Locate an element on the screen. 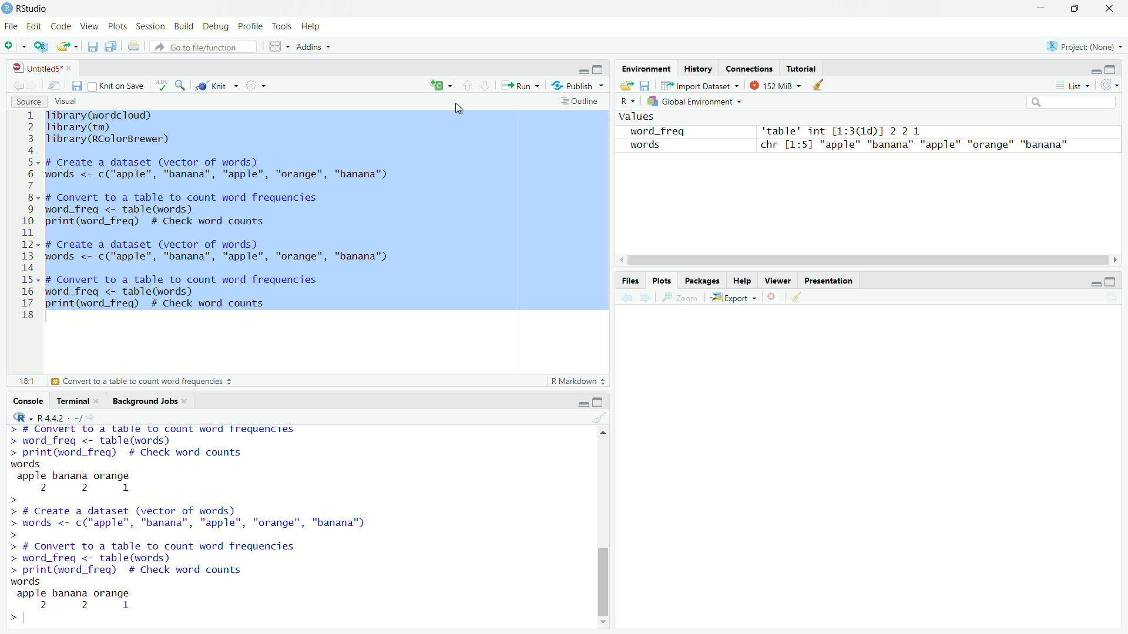 The width and height of the screenshot is (1128, 634). Minimize is located at coordinates (1096, 73).